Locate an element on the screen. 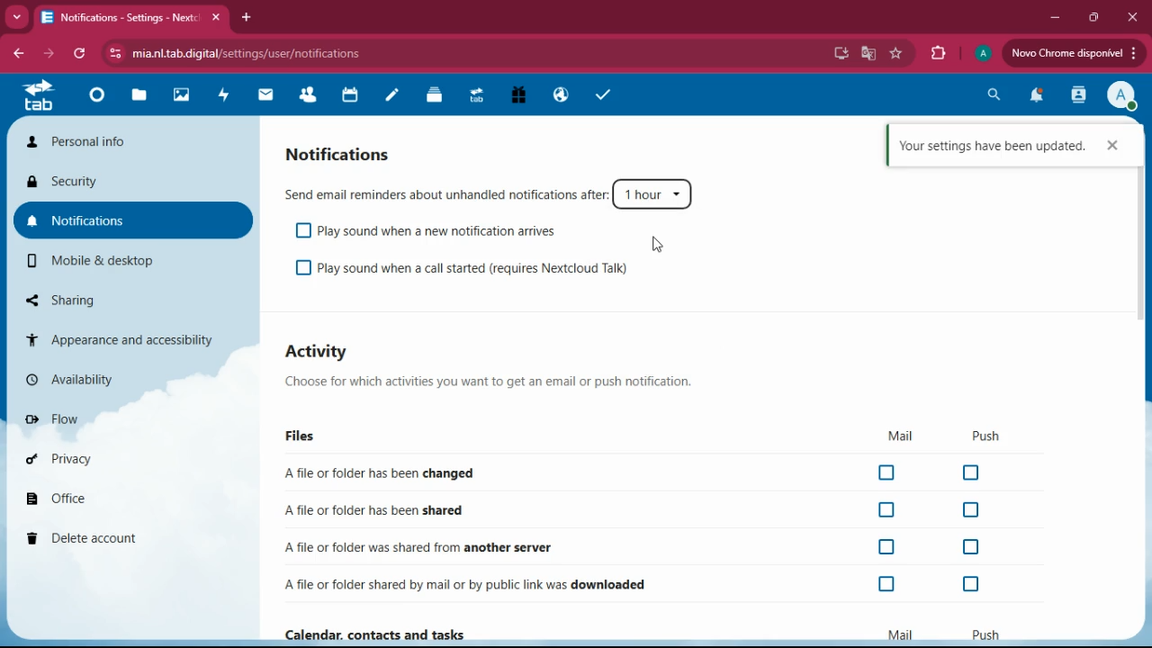  notes is located at coordinates (391, 100).